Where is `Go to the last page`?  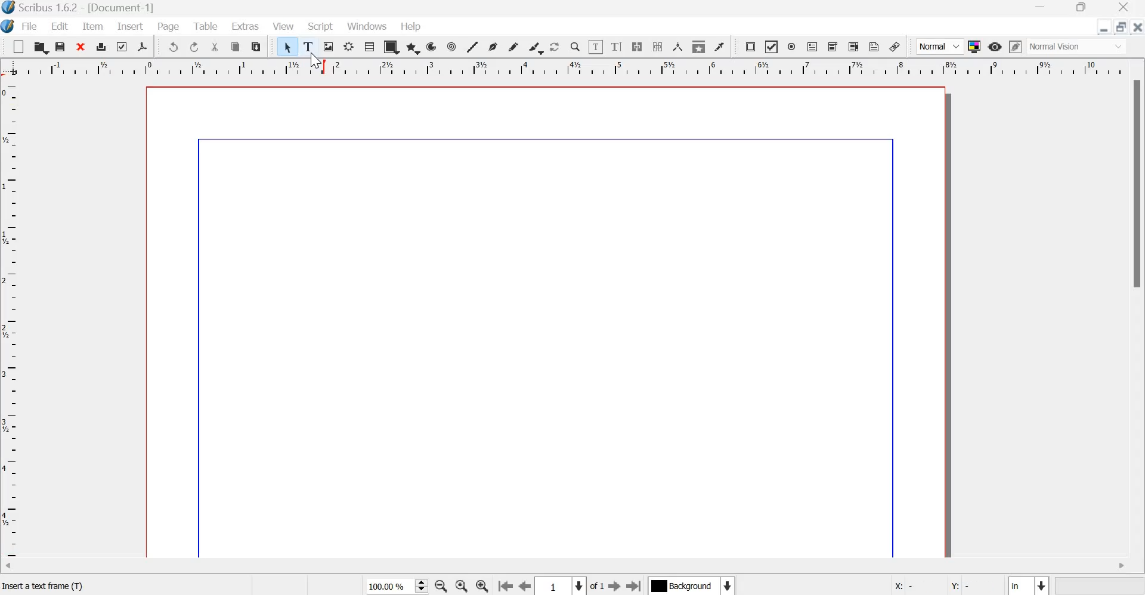 Go to the last page is located at coordinates (635, 585).